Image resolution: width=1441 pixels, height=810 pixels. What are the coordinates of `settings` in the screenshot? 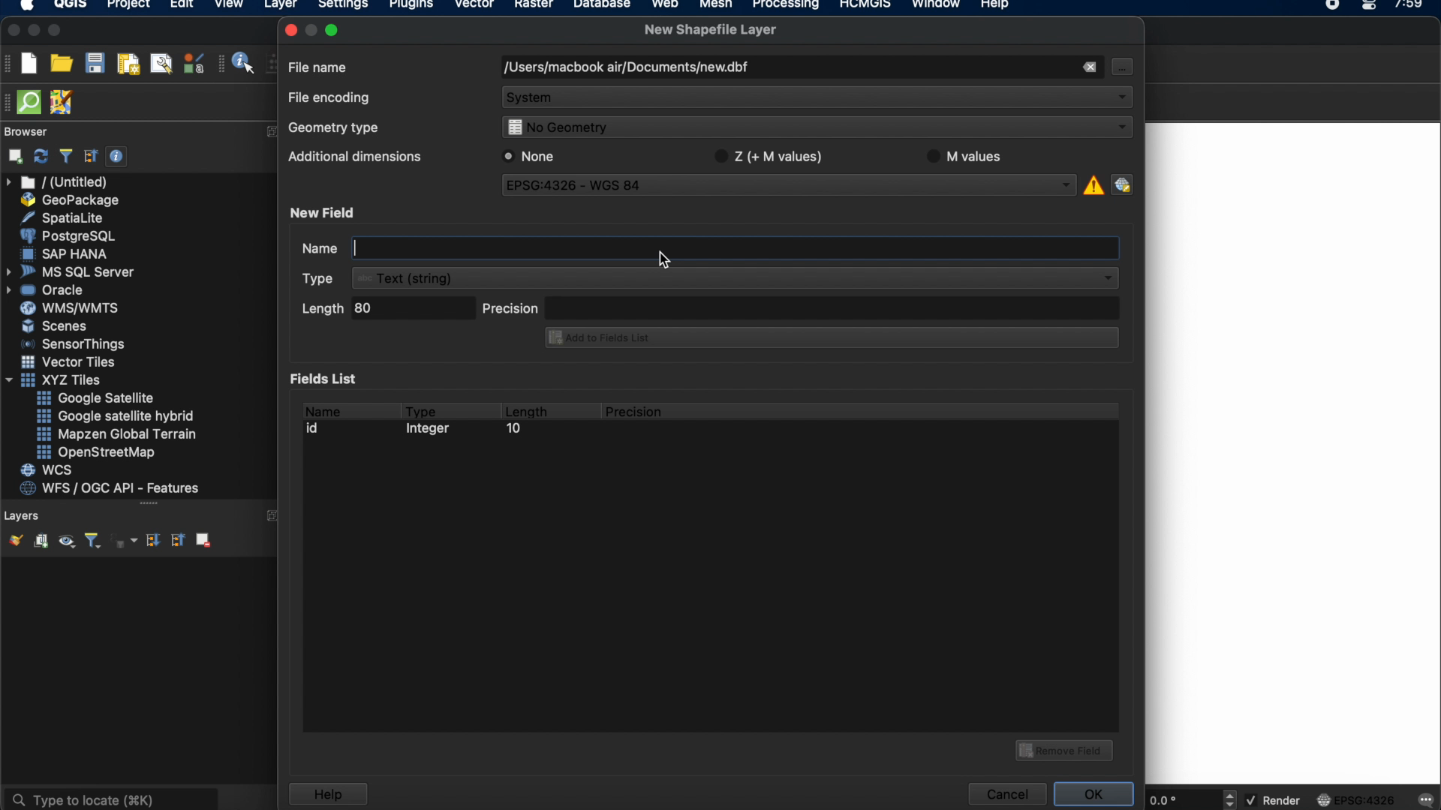 It's located at (342, 7).